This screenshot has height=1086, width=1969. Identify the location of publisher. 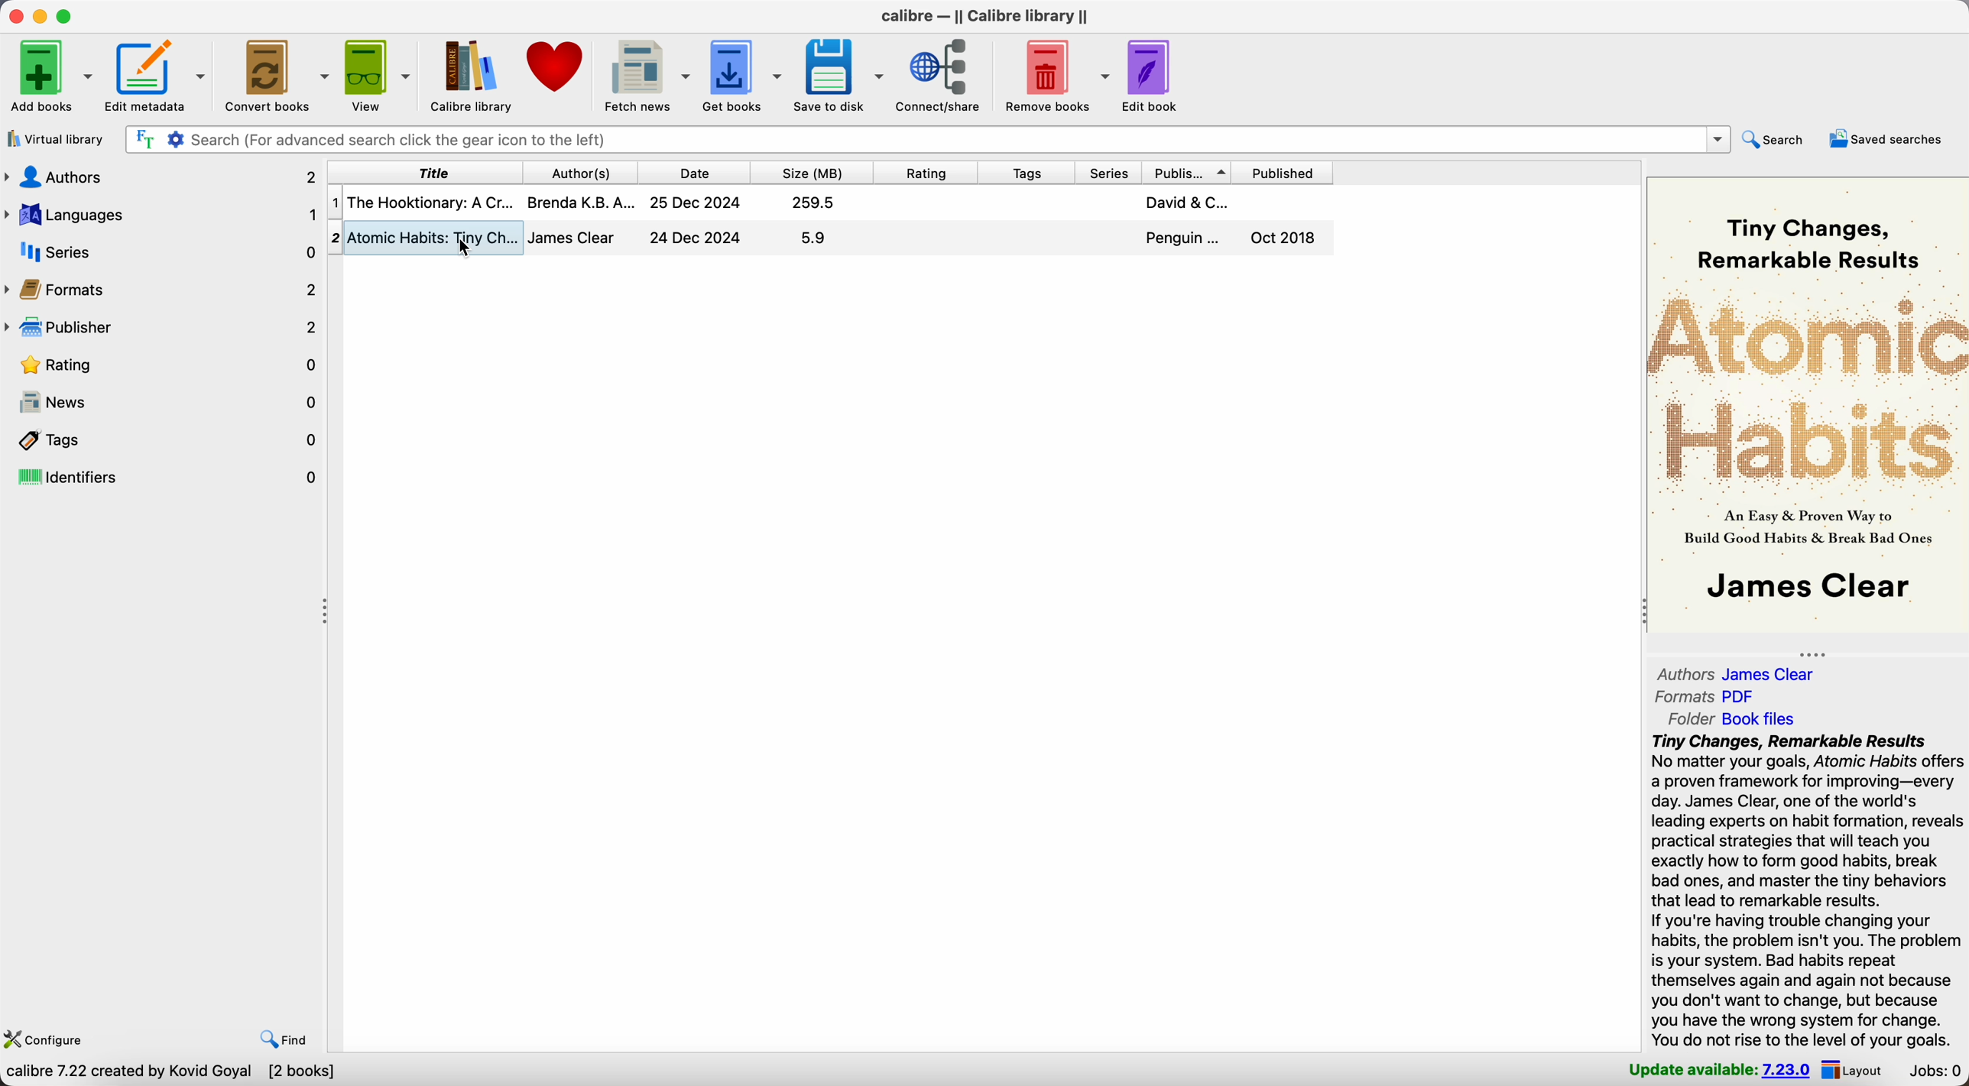
(161, 327).